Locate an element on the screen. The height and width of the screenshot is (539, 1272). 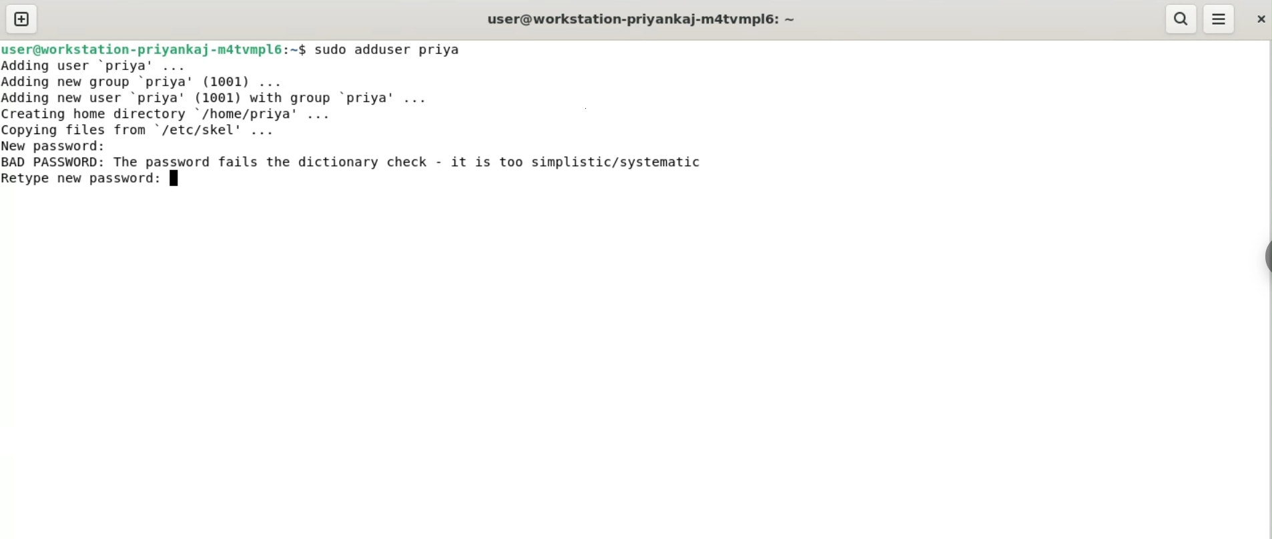
menu is located at coordinates (1219, 19).